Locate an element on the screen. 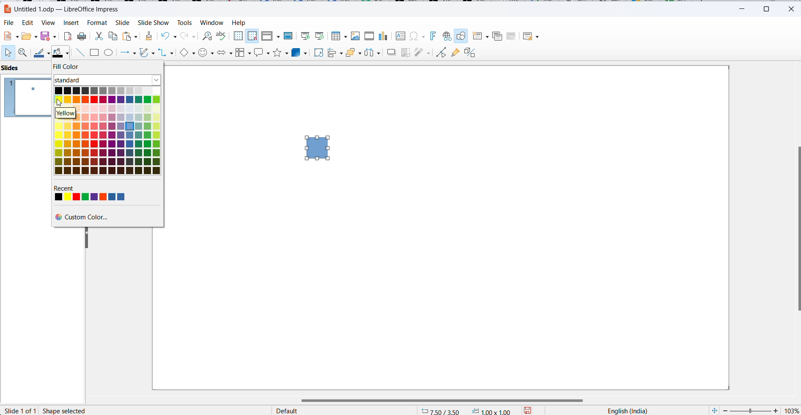  star shapes is located at coordinates (281, 53).